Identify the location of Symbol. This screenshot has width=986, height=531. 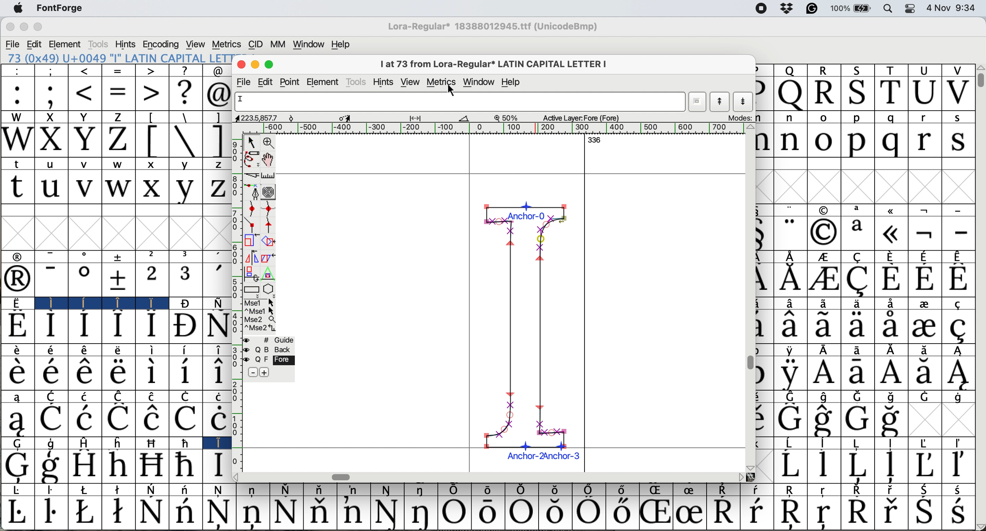
(859, 280).